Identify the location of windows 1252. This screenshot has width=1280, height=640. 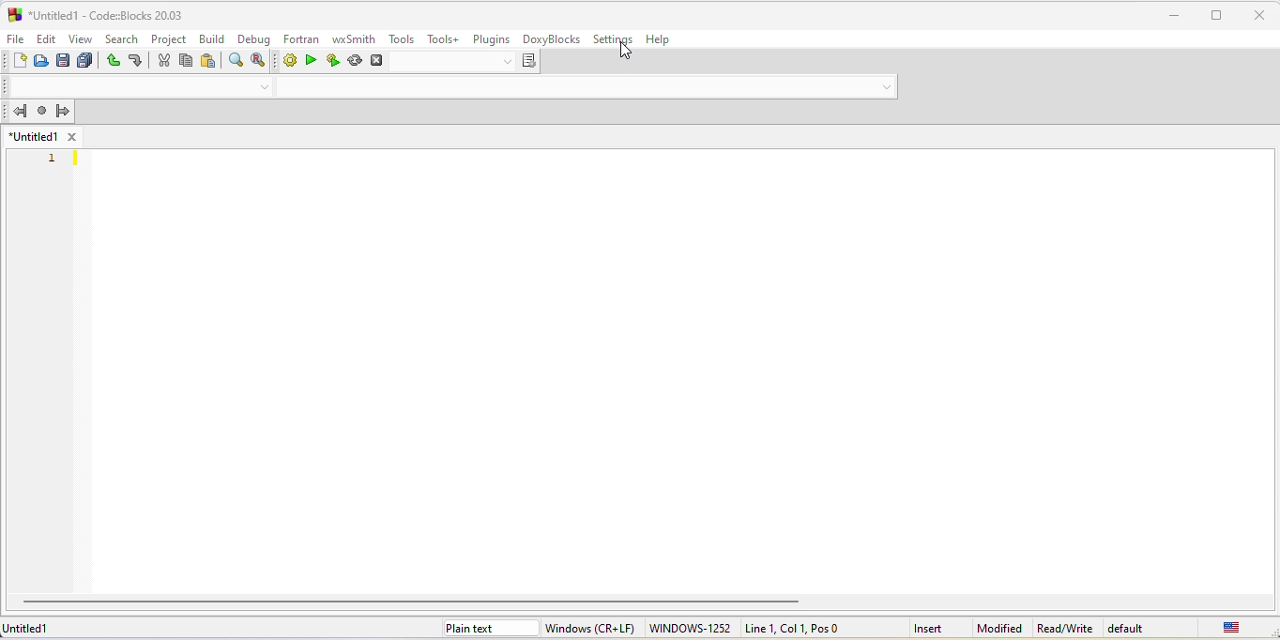
(692, 629).